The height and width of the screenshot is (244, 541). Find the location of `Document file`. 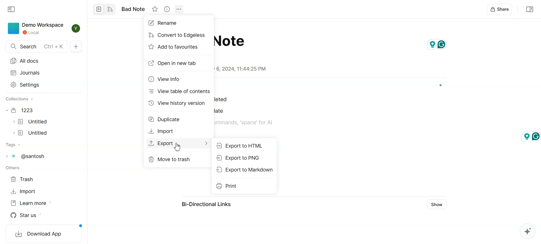

Document file is located at coordinates (30, 122).